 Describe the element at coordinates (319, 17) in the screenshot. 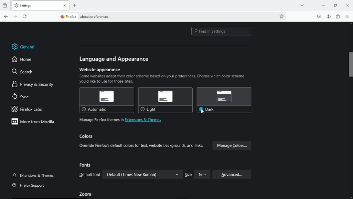

I see `save to pocket` at that location.